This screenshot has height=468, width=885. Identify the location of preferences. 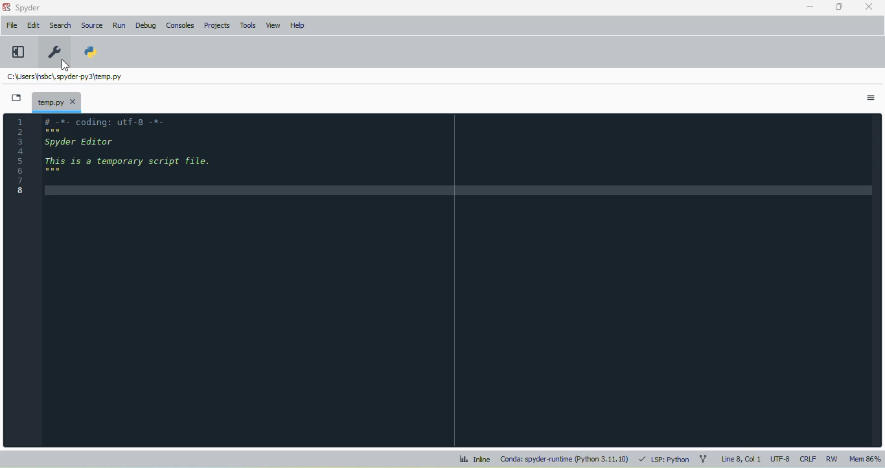
(56, 52).